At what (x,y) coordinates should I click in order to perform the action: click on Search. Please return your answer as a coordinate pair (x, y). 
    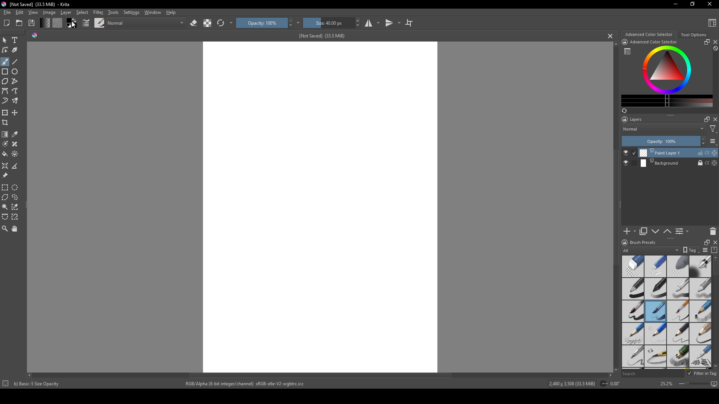
    Looking at the image, I should click on (652, 374).